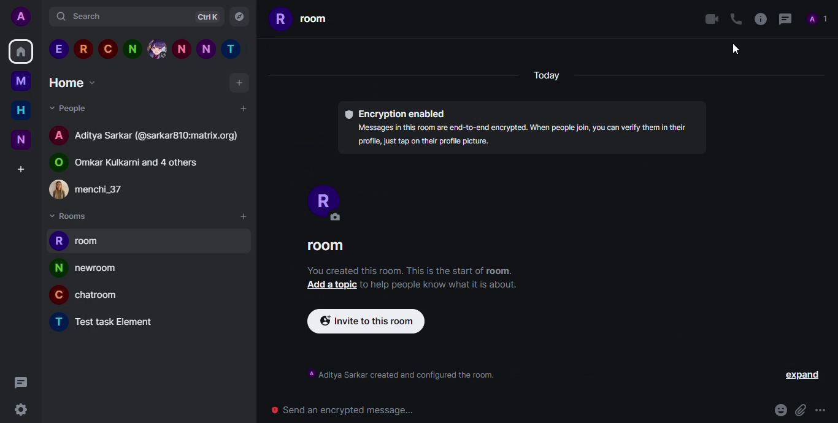  Describe the element at coordinates (206, 48) in the screenshot. I see `people 7` at that location.